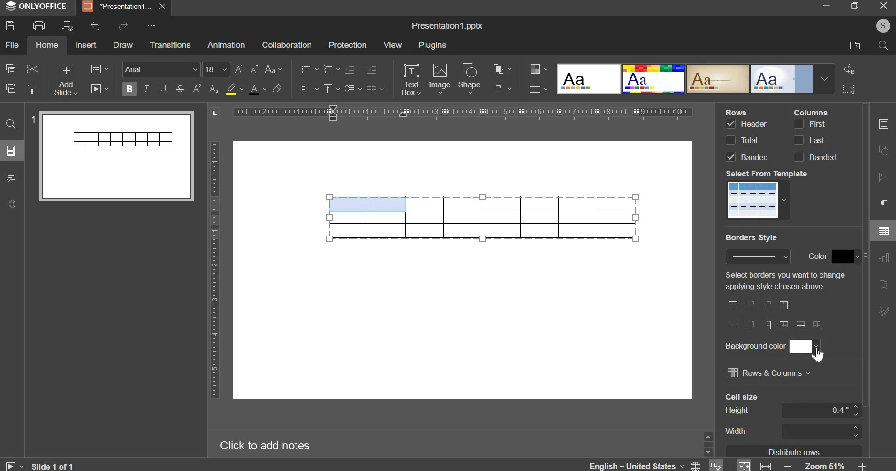  Describe the element at coordinates (347, 45) in the screenshot. I see `protection` at that location.